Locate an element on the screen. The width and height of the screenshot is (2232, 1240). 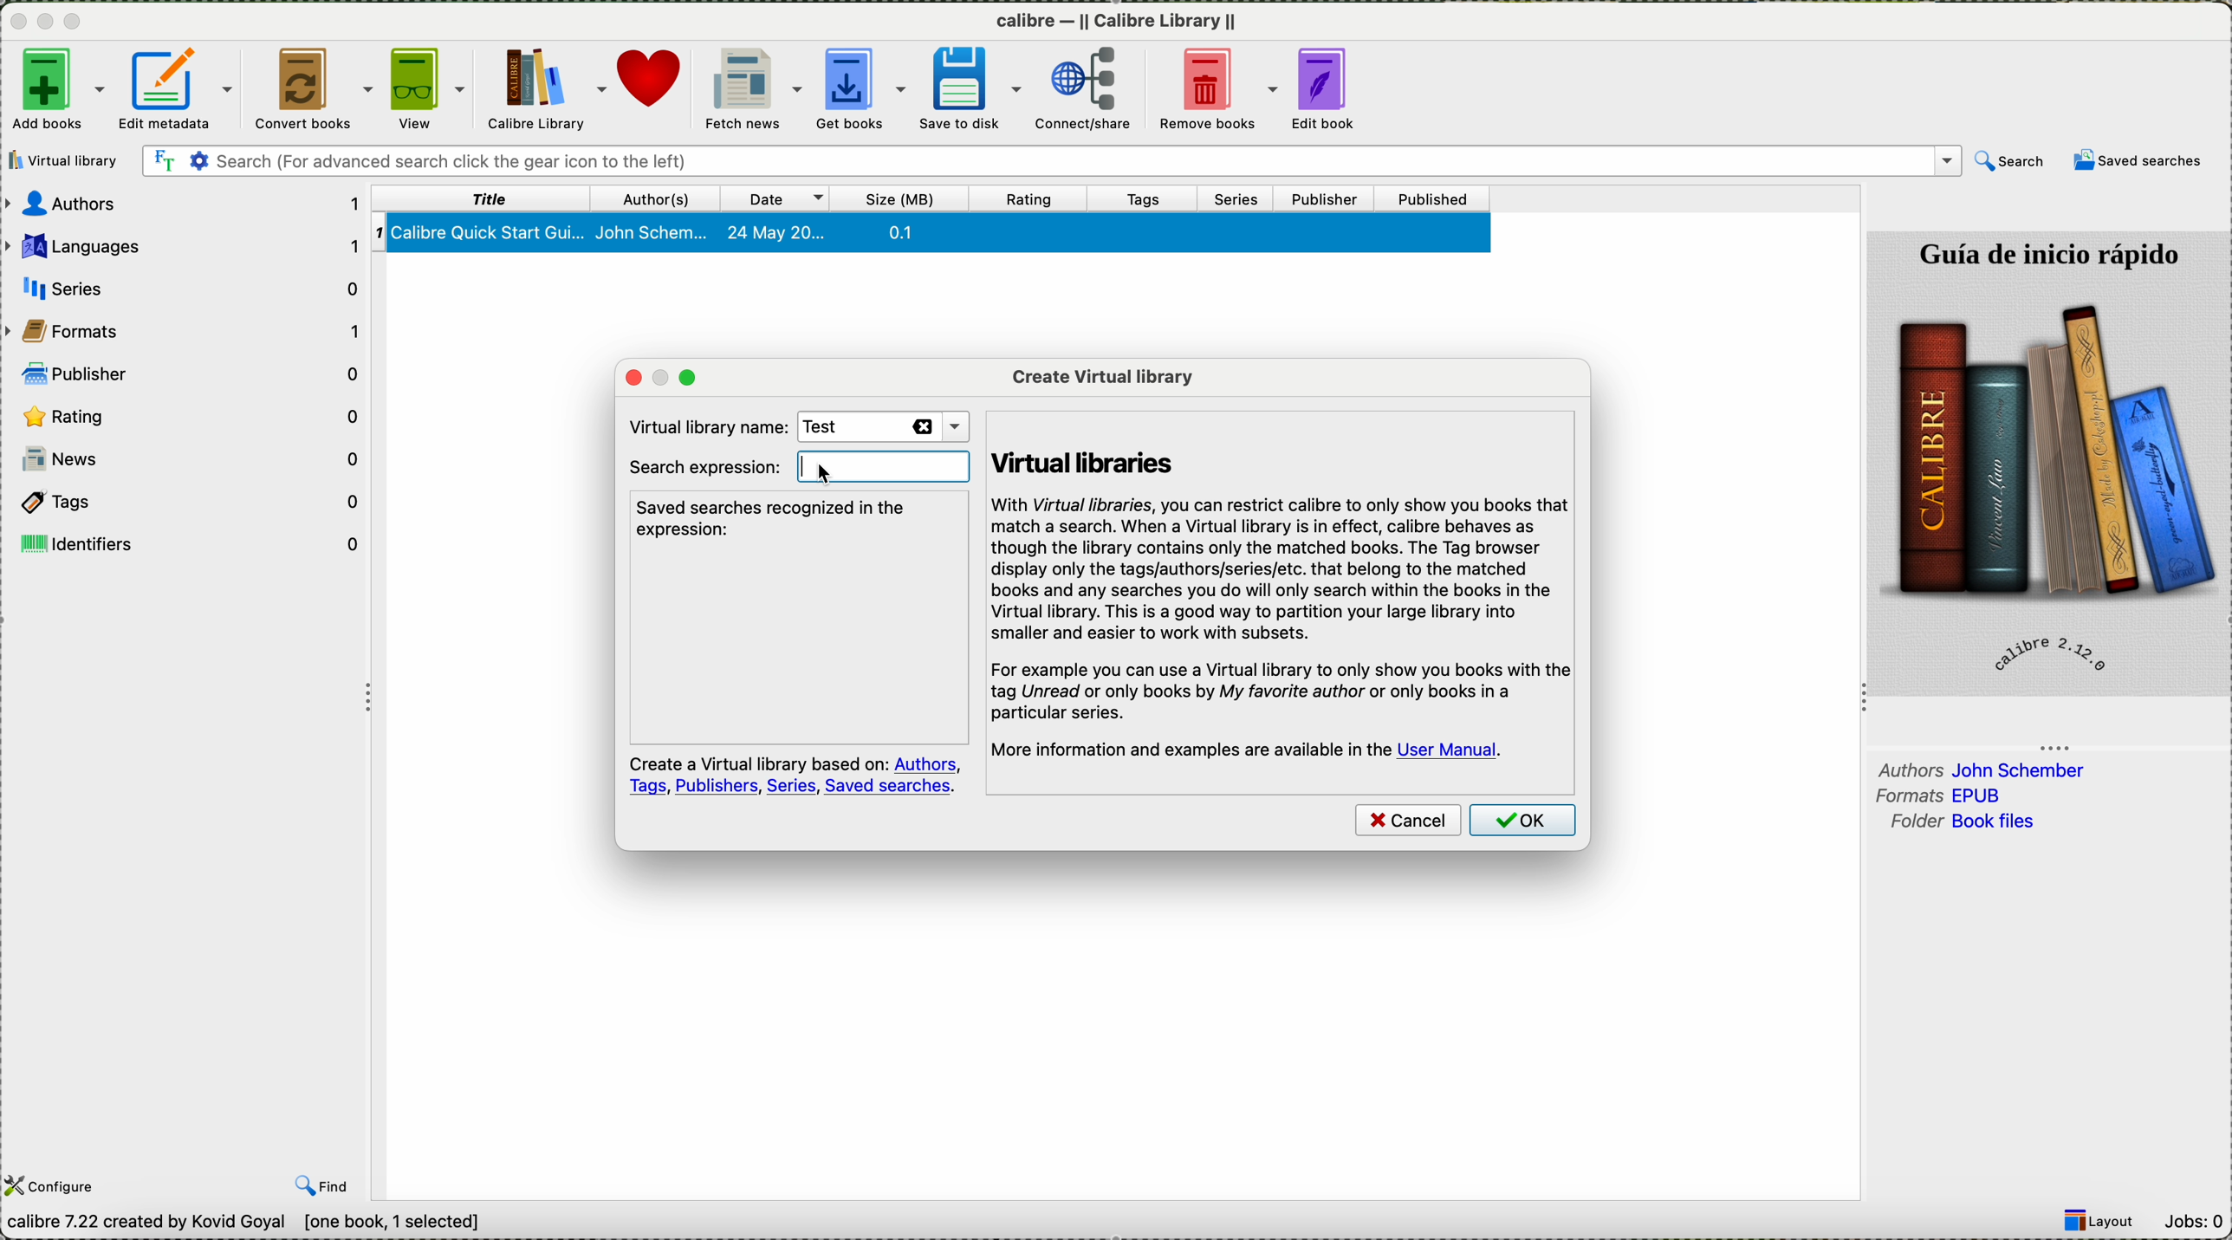
authors is located at coordinates (664, 196).